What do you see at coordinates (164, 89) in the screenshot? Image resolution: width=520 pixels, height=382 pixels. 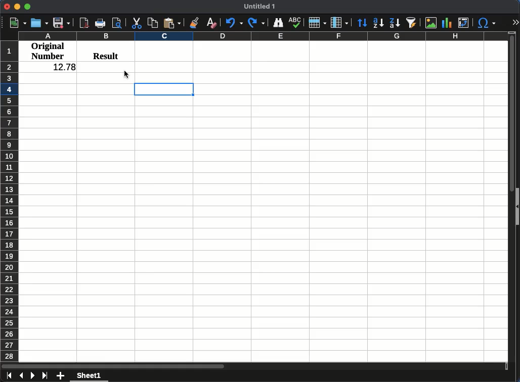 I see `active cell` at bounding box center [164, 89].